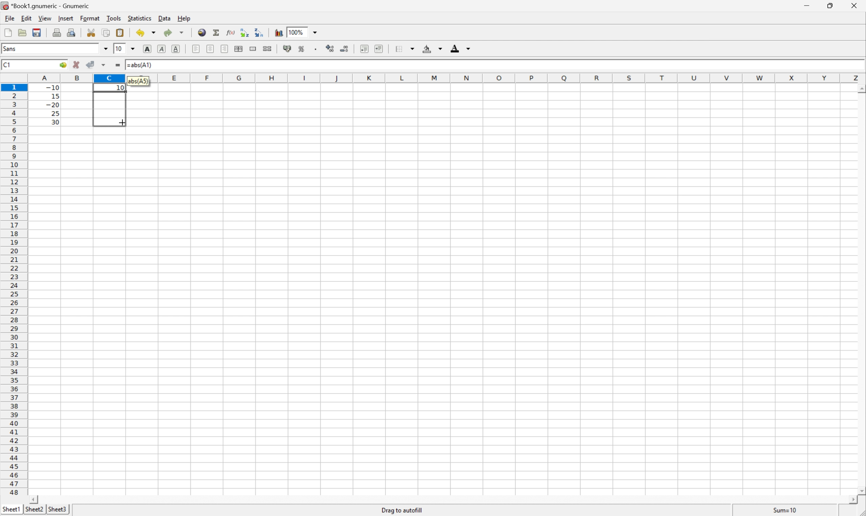  Describe the element at coordinates (853, 7) in the screenshot. I see `close` at that location.